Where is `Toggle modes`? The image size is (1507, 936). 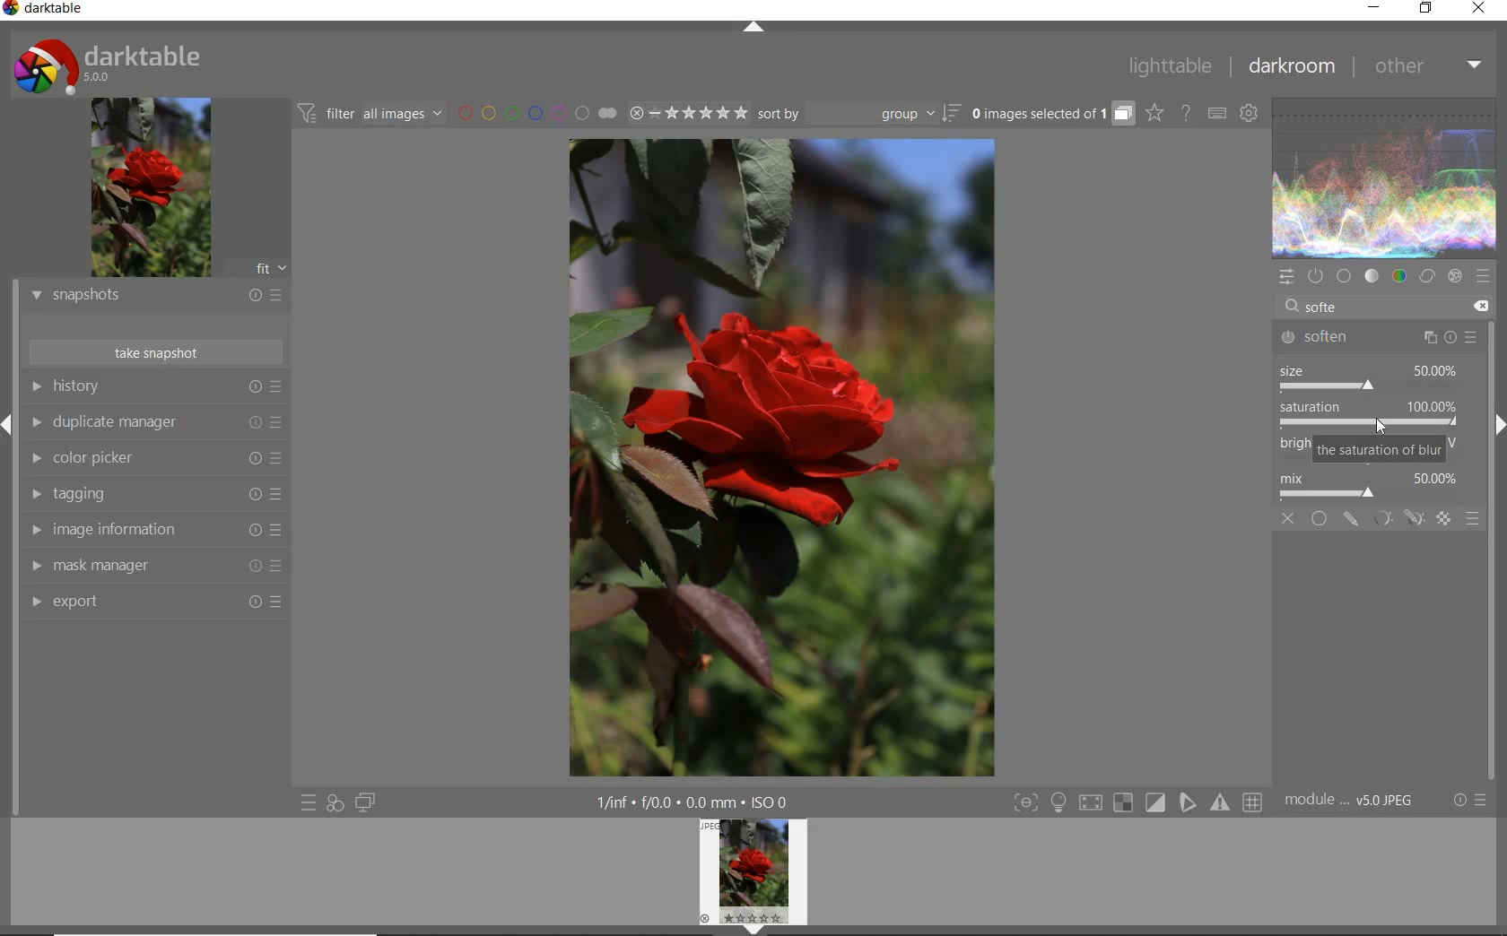 Toggle modes is located at coordinates (1135, 802).